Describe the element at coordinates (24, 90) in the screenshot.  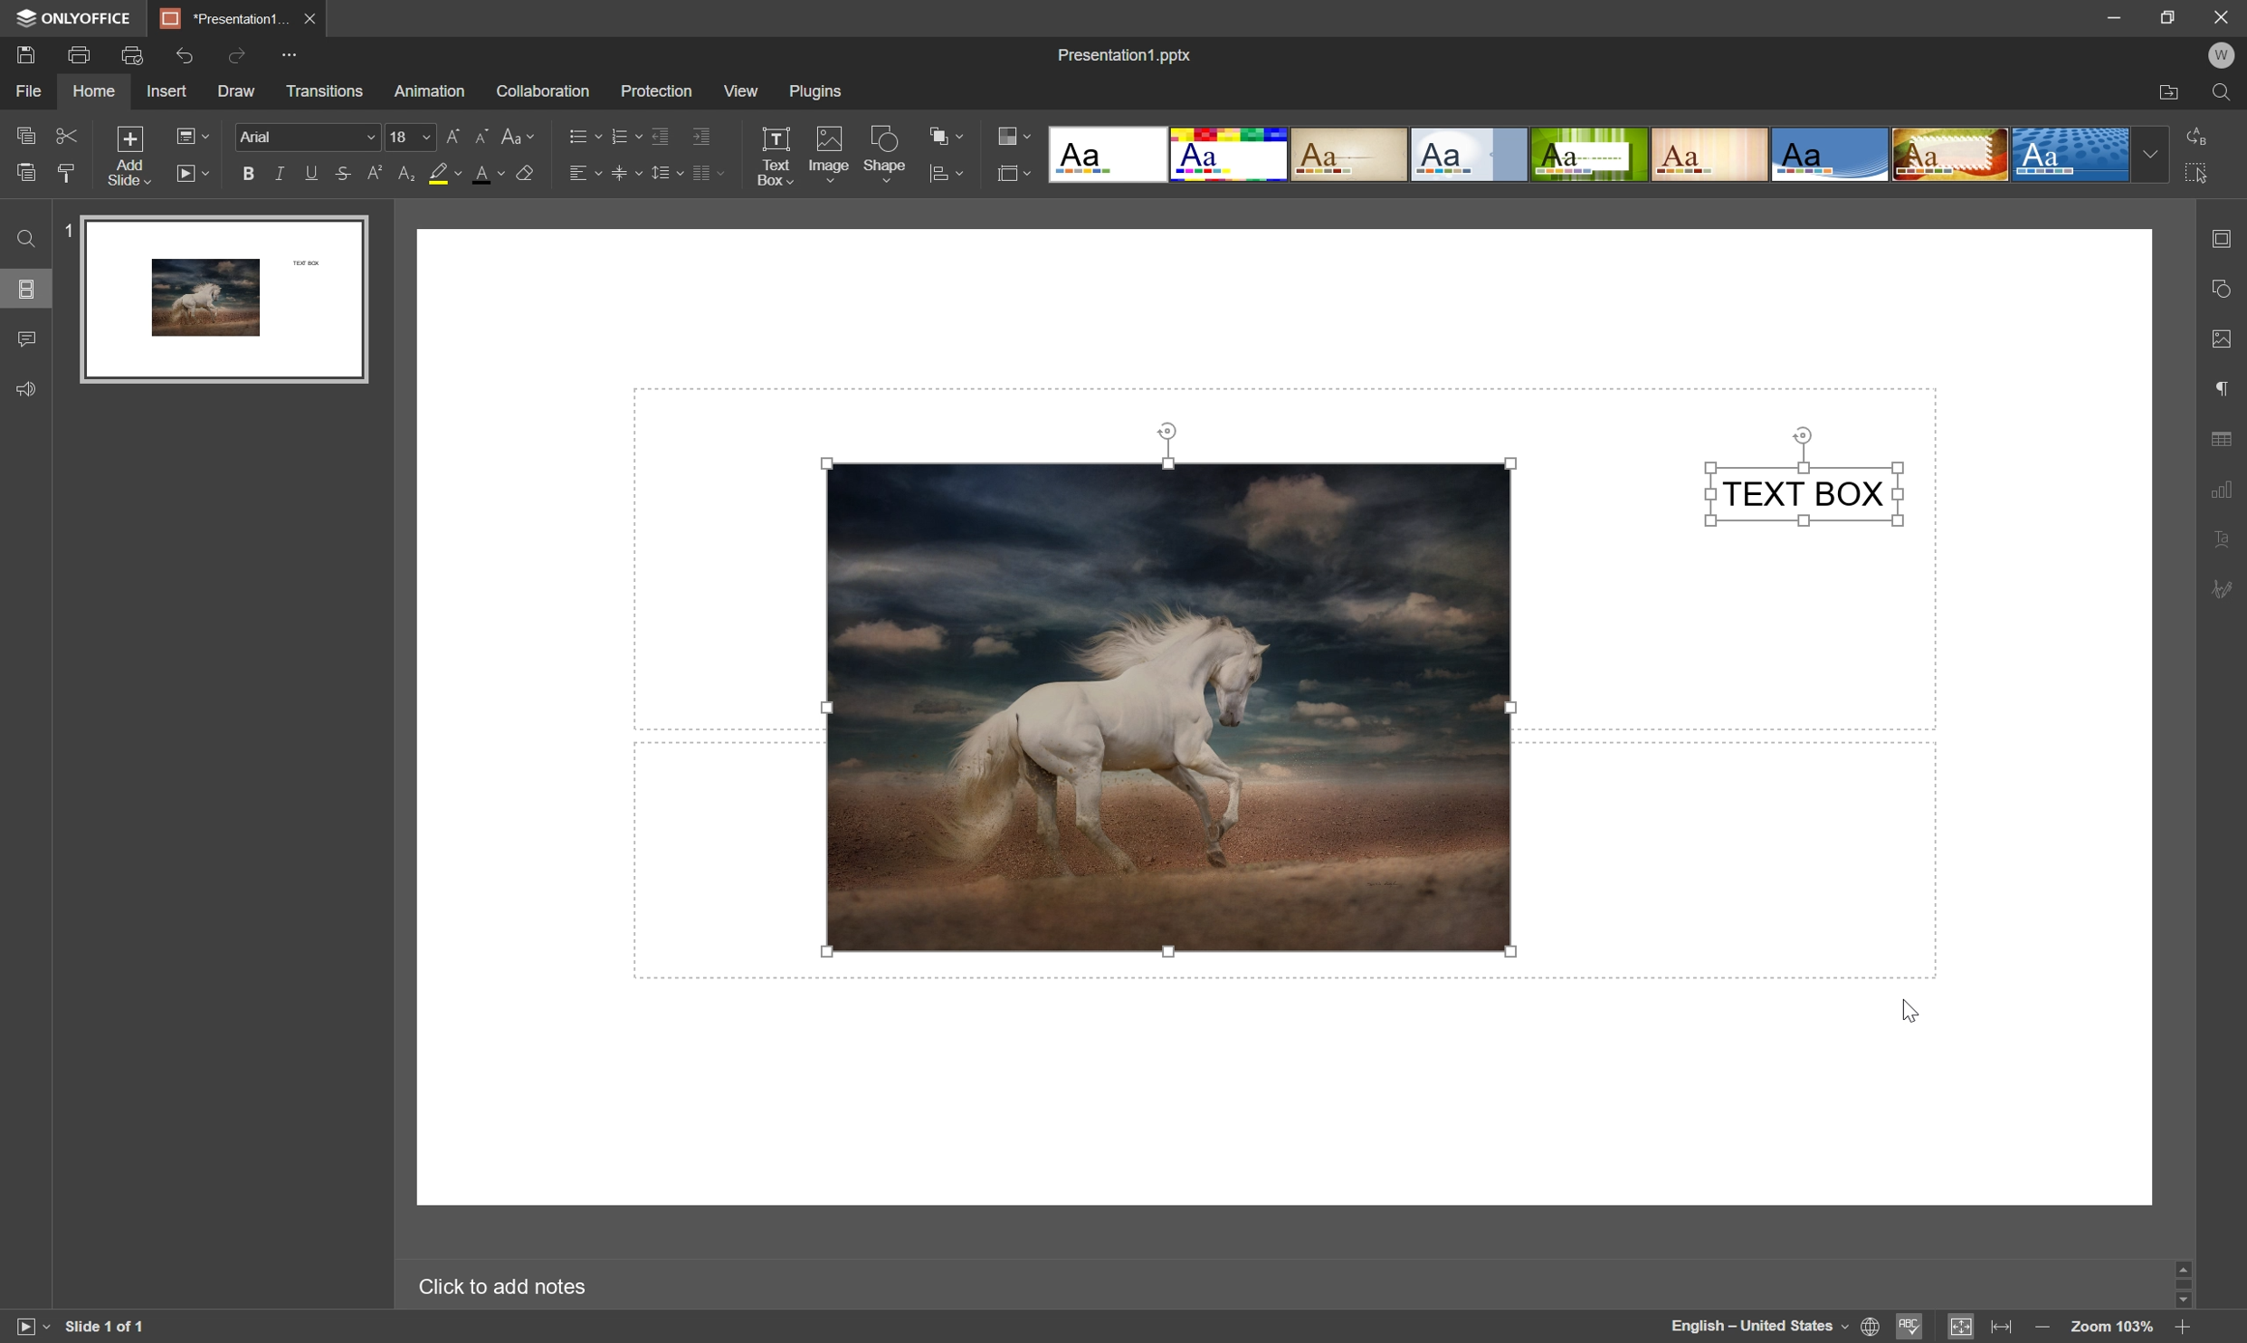
I see `file` at that location.